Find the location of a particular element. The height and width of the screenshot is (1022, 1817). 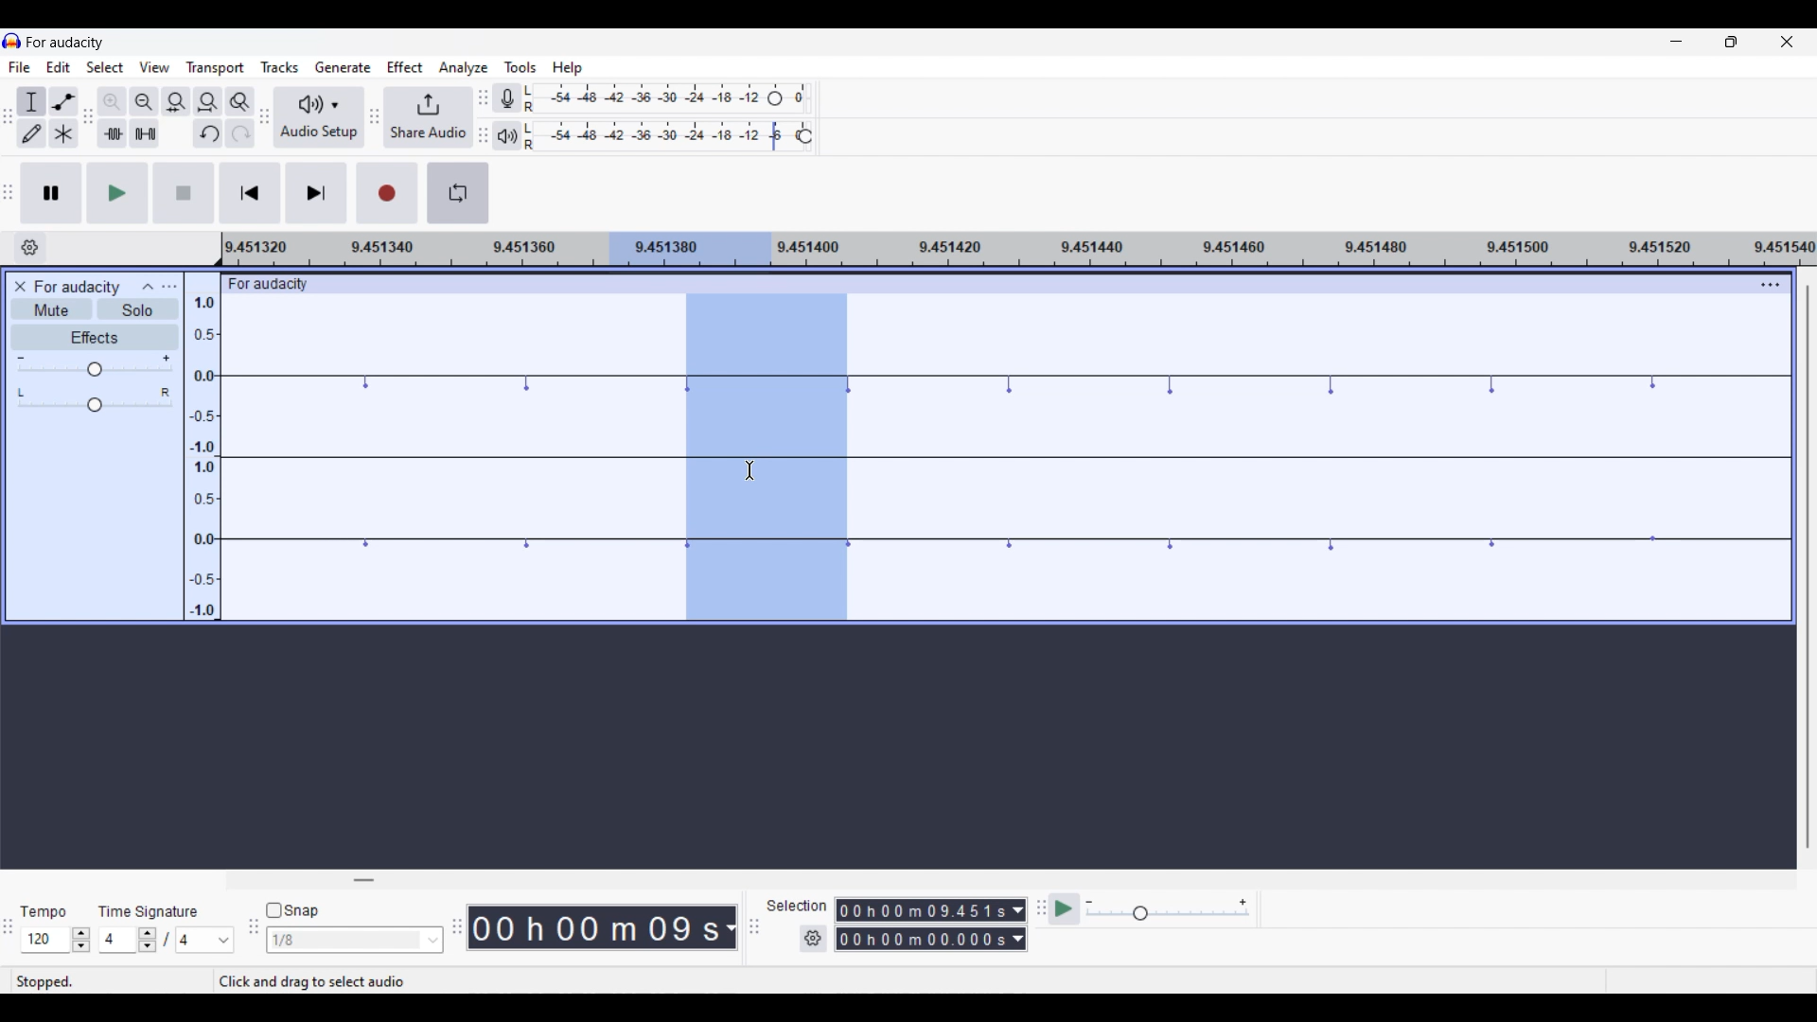

Multi-tool is located at coordinates (64, 133).